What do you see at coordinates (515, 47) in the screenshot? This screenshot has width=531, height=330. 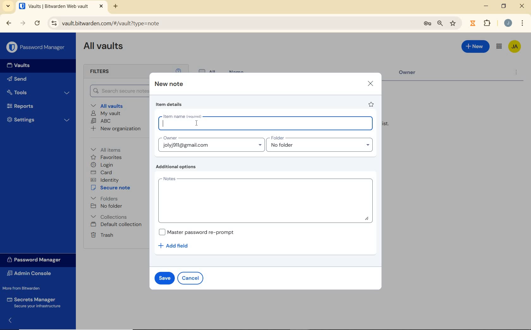 I see `Bitwarden Account` at bounding box center [515, 47].